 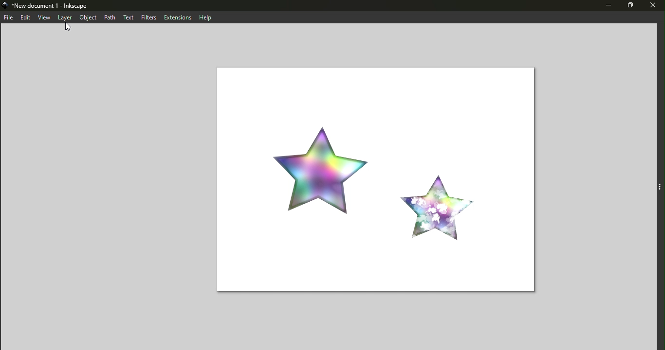 I want to click on canvas, so click(x=373, y=181).